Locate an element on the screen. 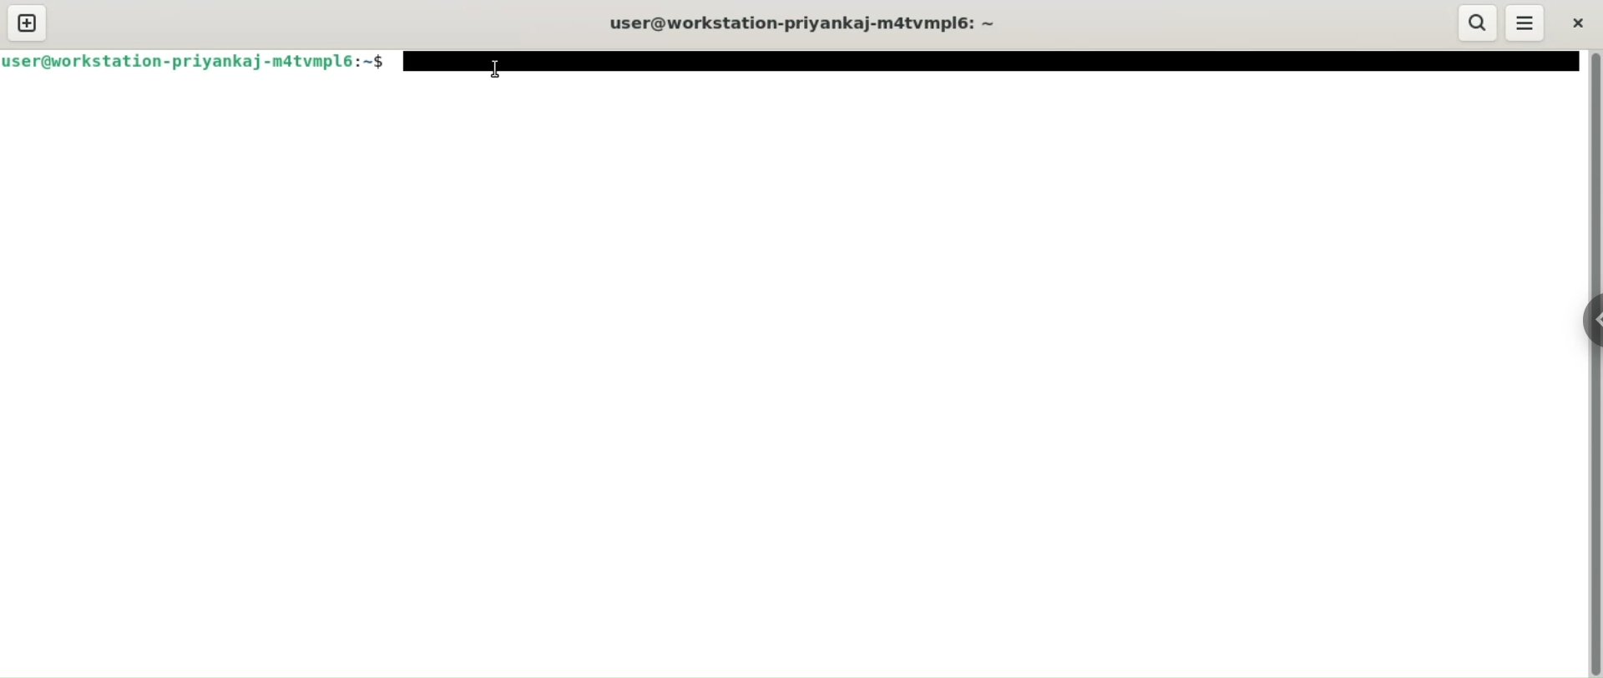  close is located at coordinates (1575, 22).